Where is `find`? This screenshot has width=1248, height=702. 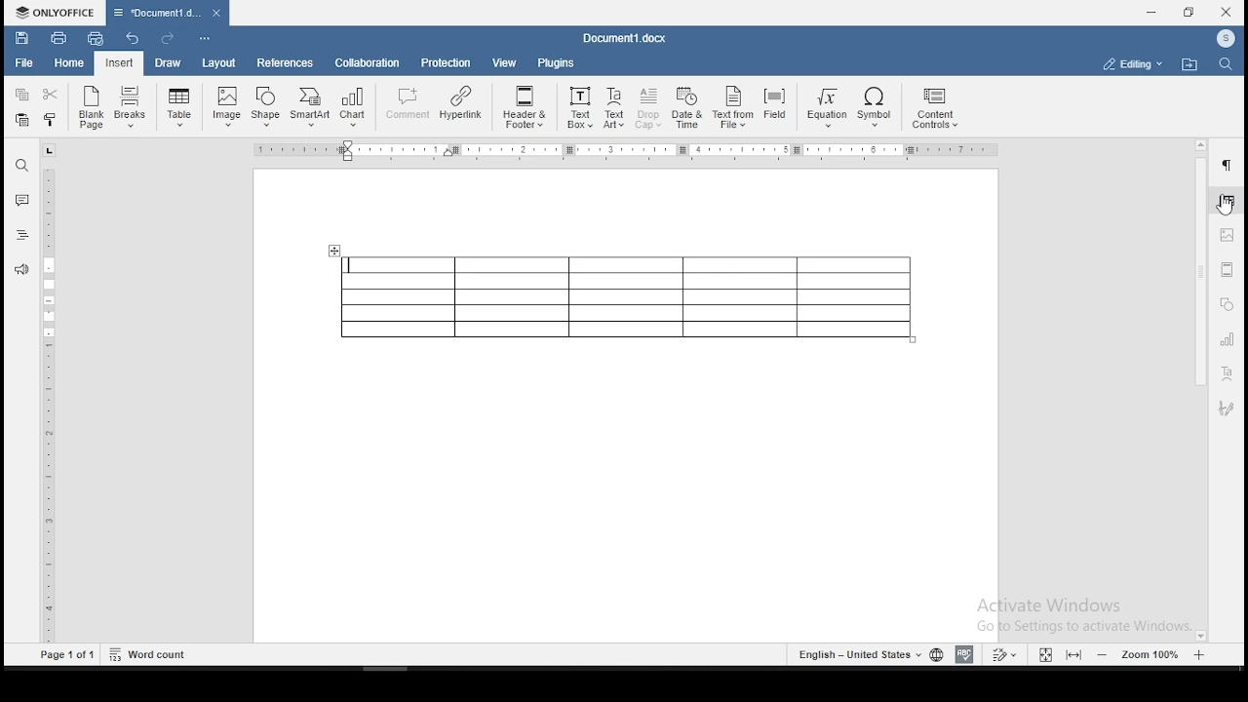
find is located at coordinates (22, 164).